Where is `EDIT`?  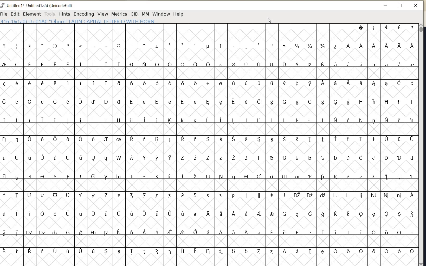 EDIT is located at coordinates (14, 14).